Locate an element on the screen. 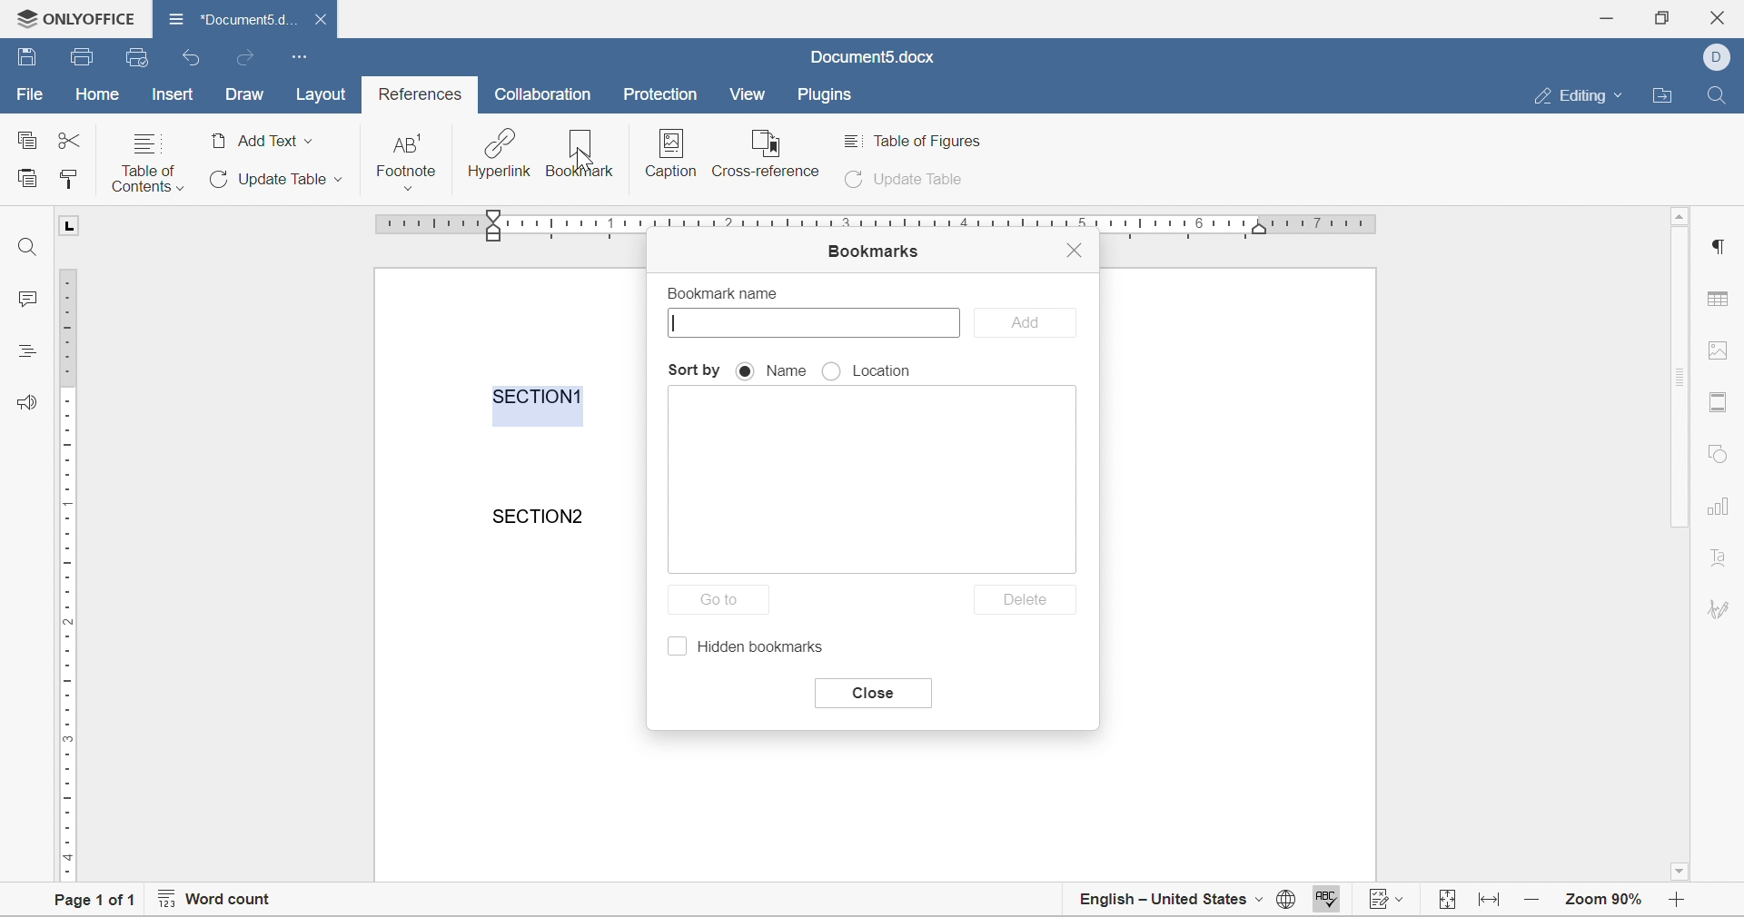  insert caption is located at coordinates (669, 154).